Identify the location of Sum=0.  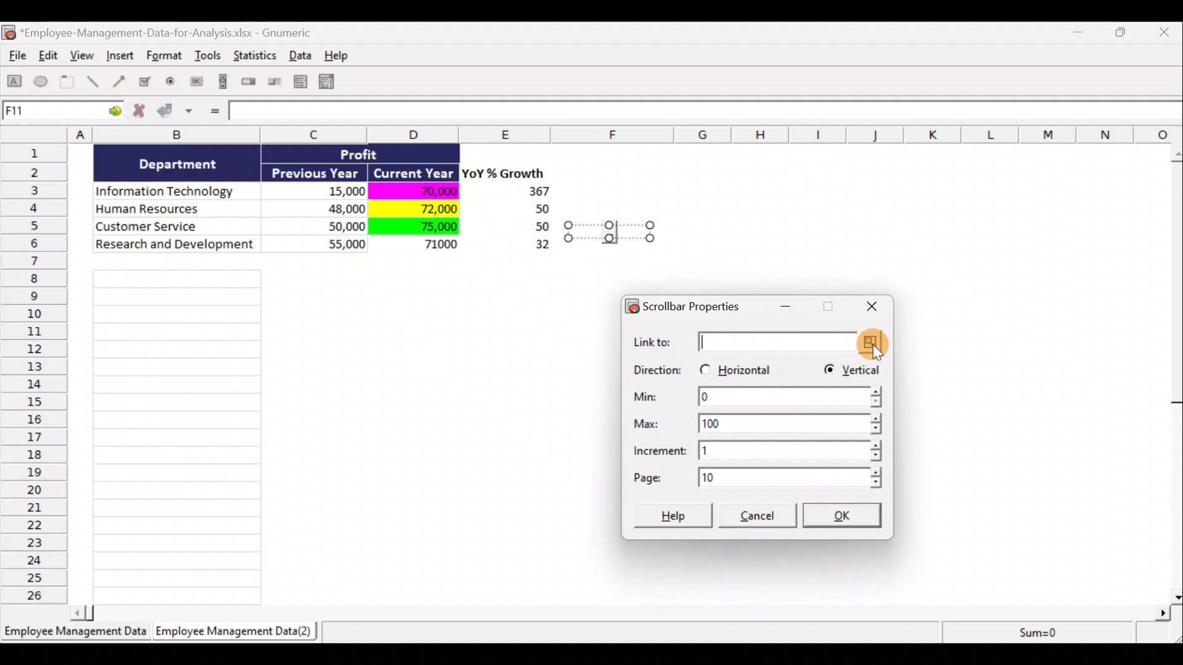
(1036, 632).